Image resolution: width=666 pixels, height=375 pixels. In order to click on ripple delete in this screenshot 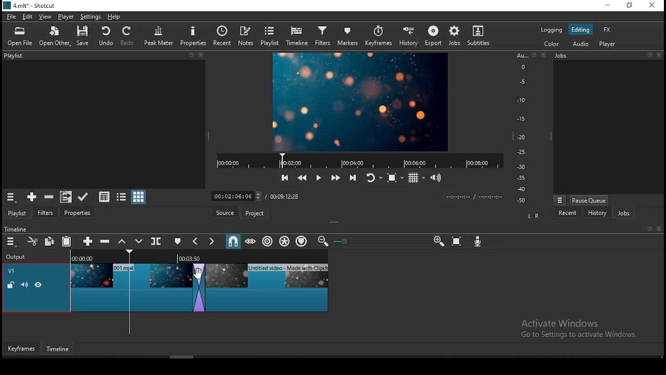, I will do `click(104, 241)`.